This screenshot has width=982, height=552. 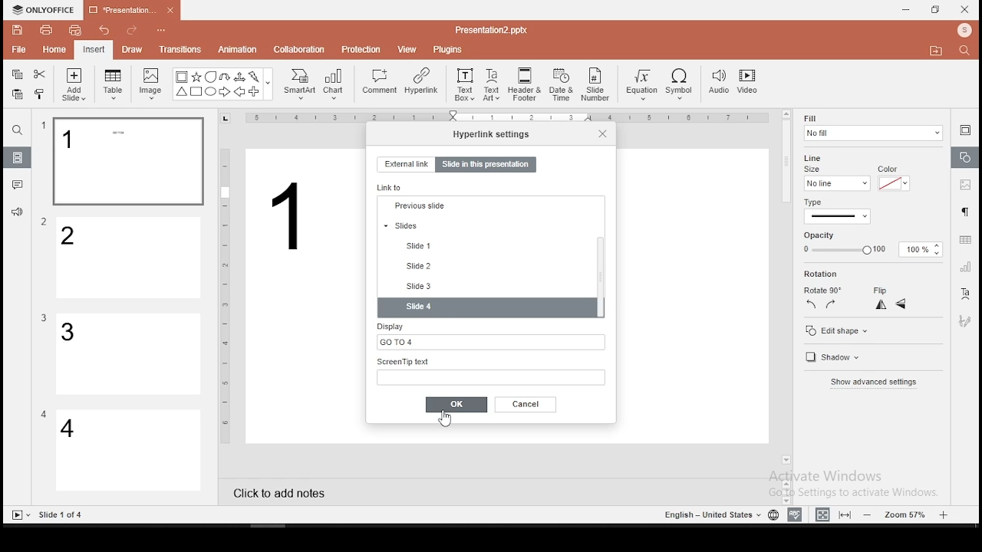 I want to click on find, so click(x=17, y=130).